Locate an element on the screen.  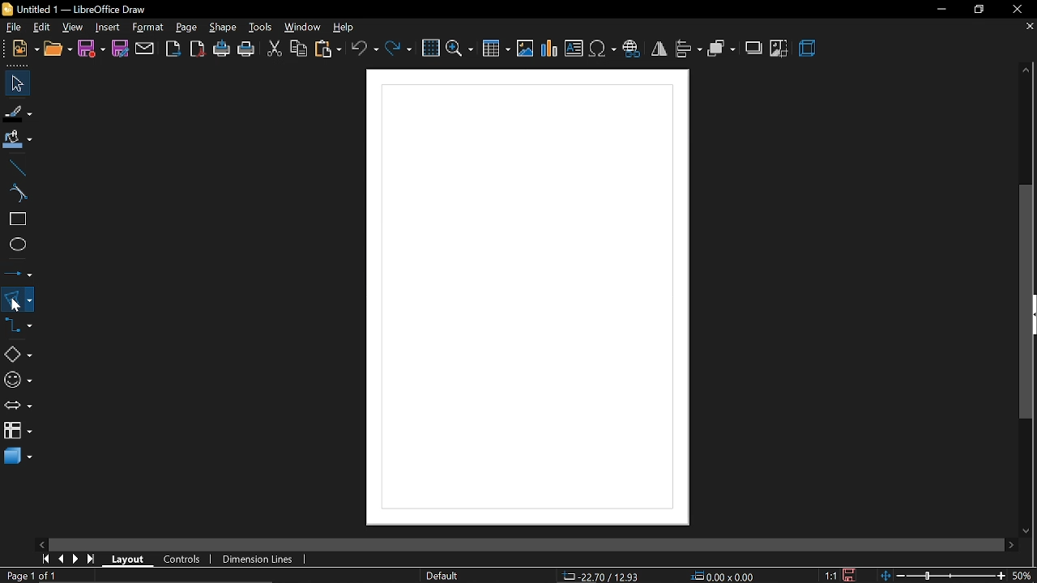
scaling factor is located at coordinates (834, 575).